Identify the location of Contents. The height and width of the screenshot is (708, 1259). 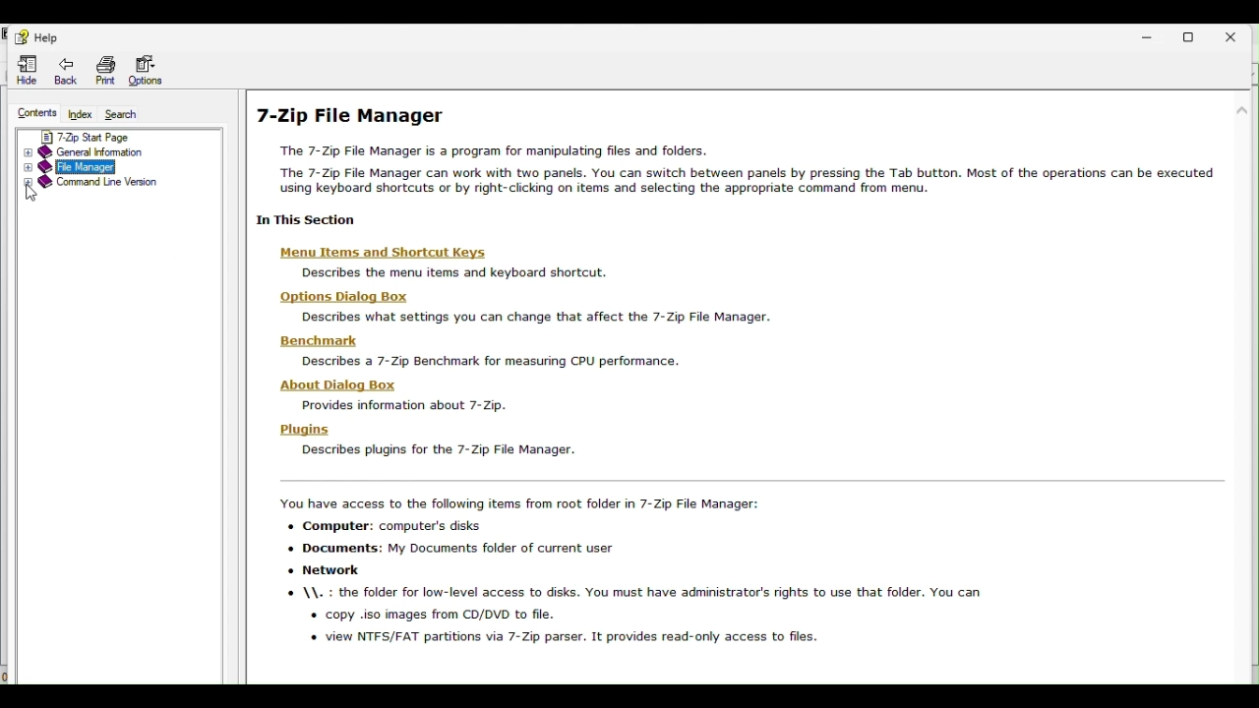
(37, 114).